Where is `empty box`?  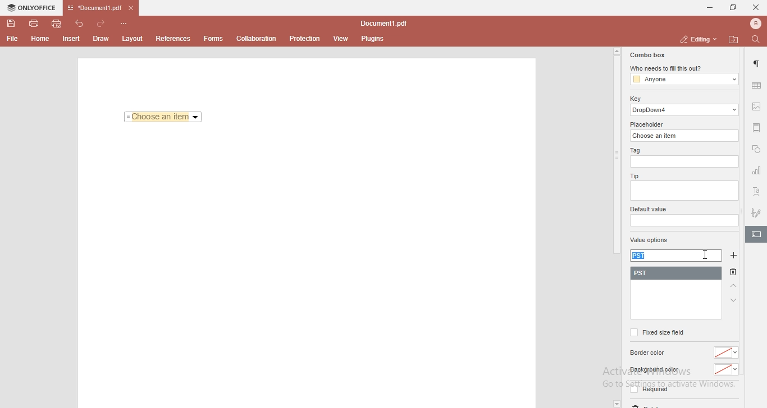 empty box is located at coordinates (683, 221).